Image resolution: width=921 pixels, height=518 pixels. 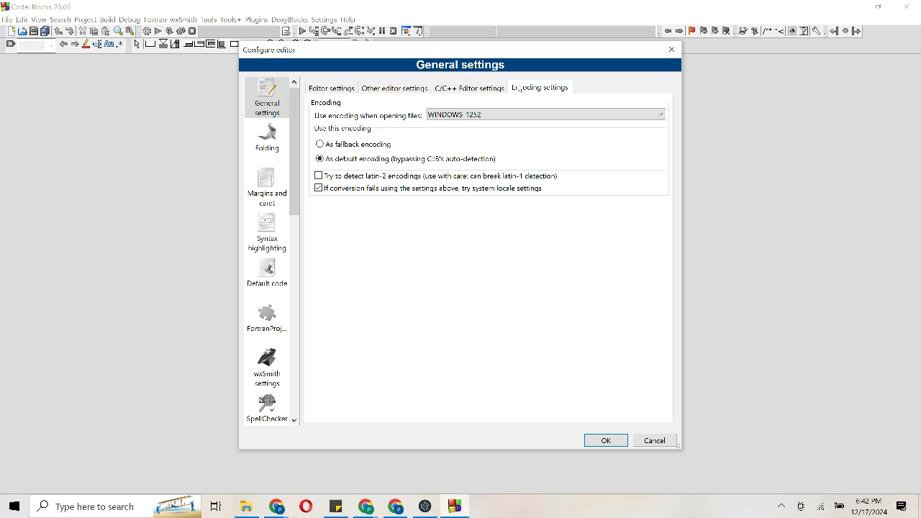 I want to click on More, so click(x=782, y=506).